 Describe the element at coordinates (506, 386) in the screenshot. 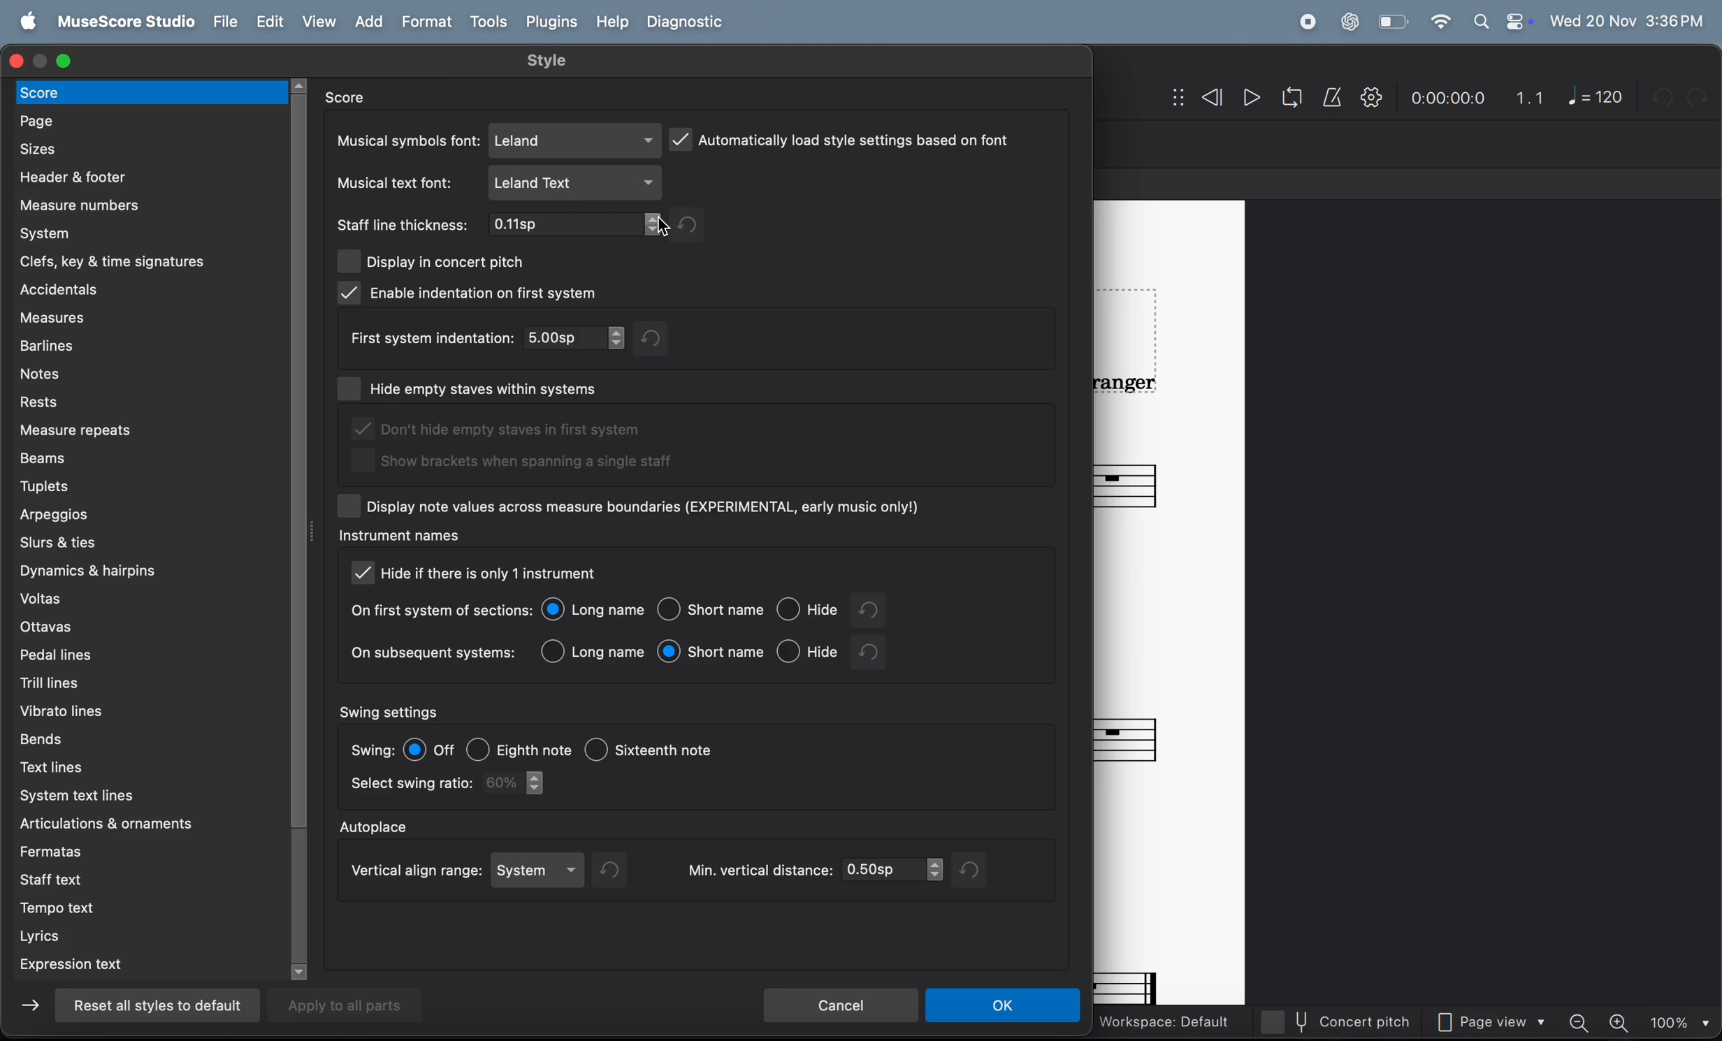

I see `hide empty staveswith system` at that location.